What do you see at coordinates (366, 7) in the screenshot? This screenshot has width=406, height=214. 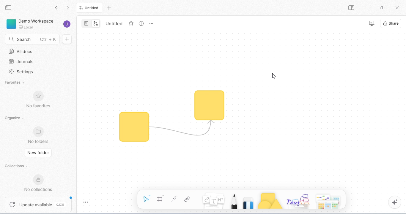 I see `minimize` at bounding box center [366, 7].